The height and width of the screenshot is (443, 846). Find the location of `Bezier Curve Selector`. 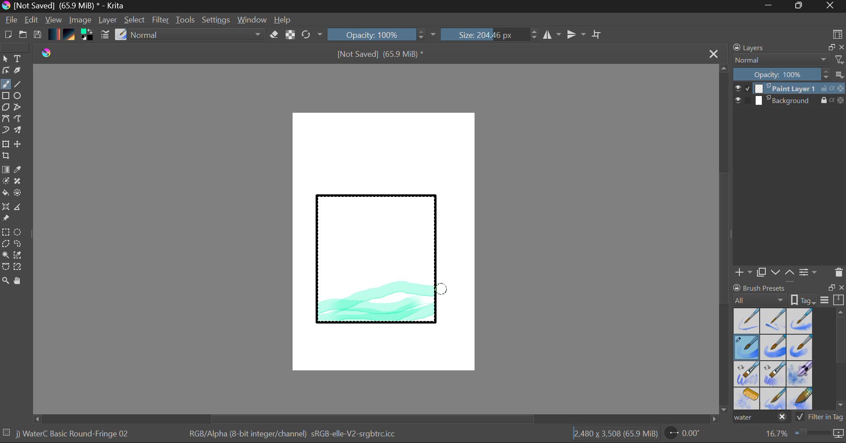

Bezier Curve Selector is located at coordinates (5, 267).